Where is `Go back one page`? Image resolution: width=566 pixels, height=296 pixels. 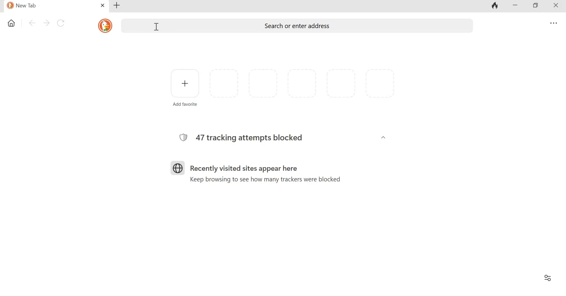 Go back one page is located at coordinates (32, 22).